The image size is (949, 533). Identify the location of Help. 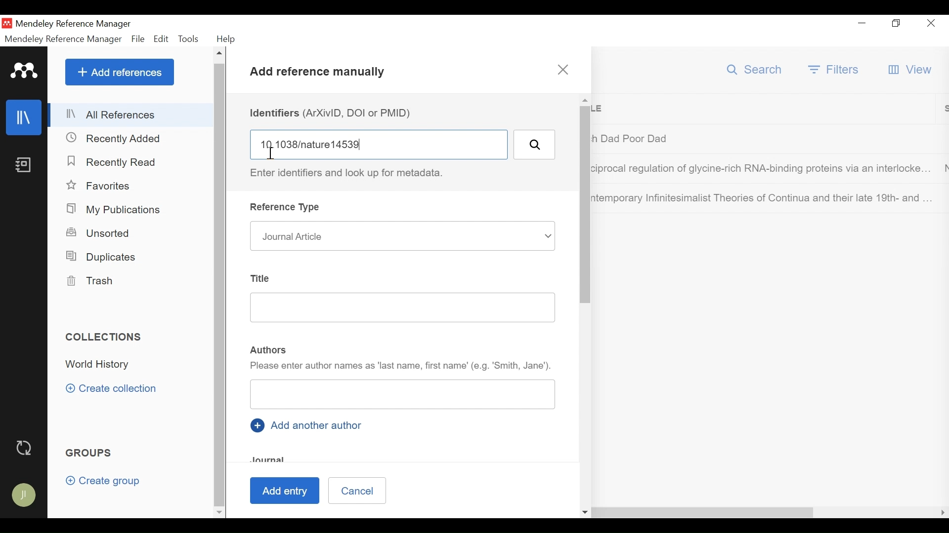
(226, 39).